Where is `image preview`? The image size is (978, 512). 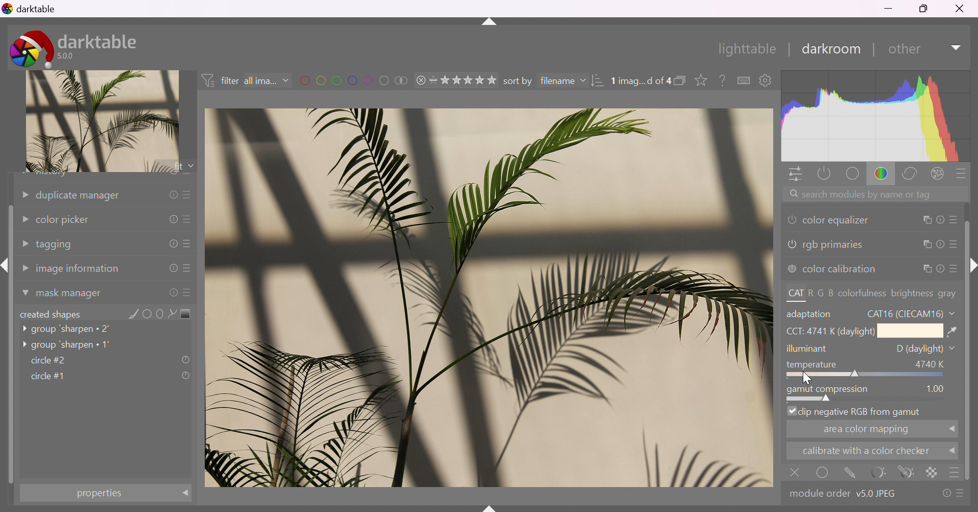 image preview is located at coordinates (103, 122).